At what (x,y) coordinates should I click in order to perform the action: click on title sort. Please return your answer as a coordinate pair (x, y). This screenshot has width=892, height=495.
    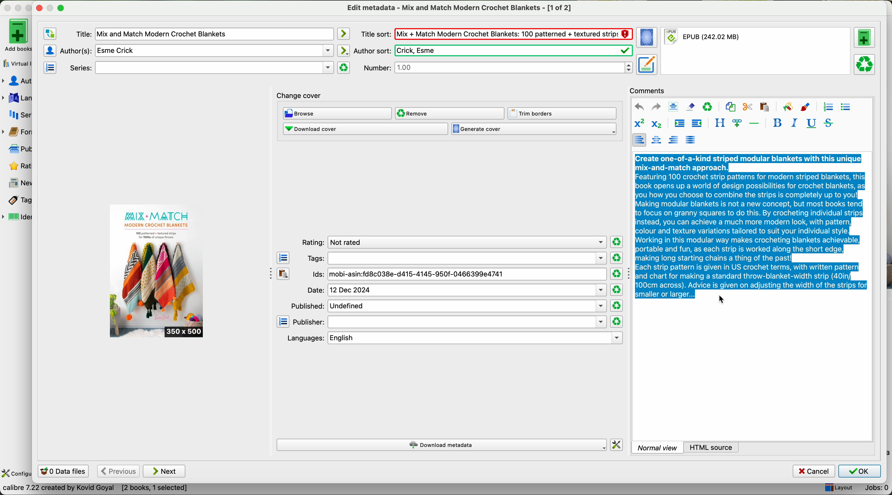
    Looking at the image, I should click on (496, 34).